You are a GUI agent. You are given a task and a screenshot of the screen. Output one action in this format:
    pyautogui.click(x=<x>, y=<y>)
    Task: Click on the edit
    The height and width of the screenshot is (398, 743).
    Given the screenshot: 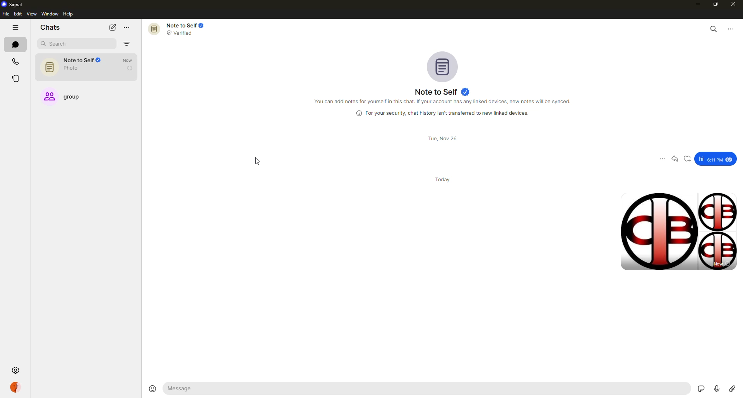 What is the action you would take?
    pyautogui.click(x=18, y=14)
    